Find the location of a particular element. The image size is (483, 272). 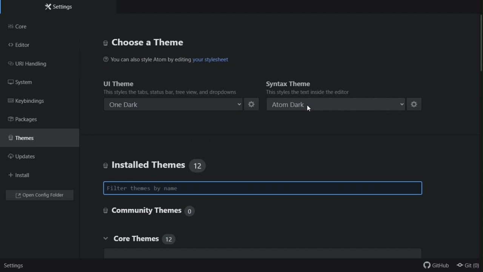

URI handling is located at coordinates (33, 64).